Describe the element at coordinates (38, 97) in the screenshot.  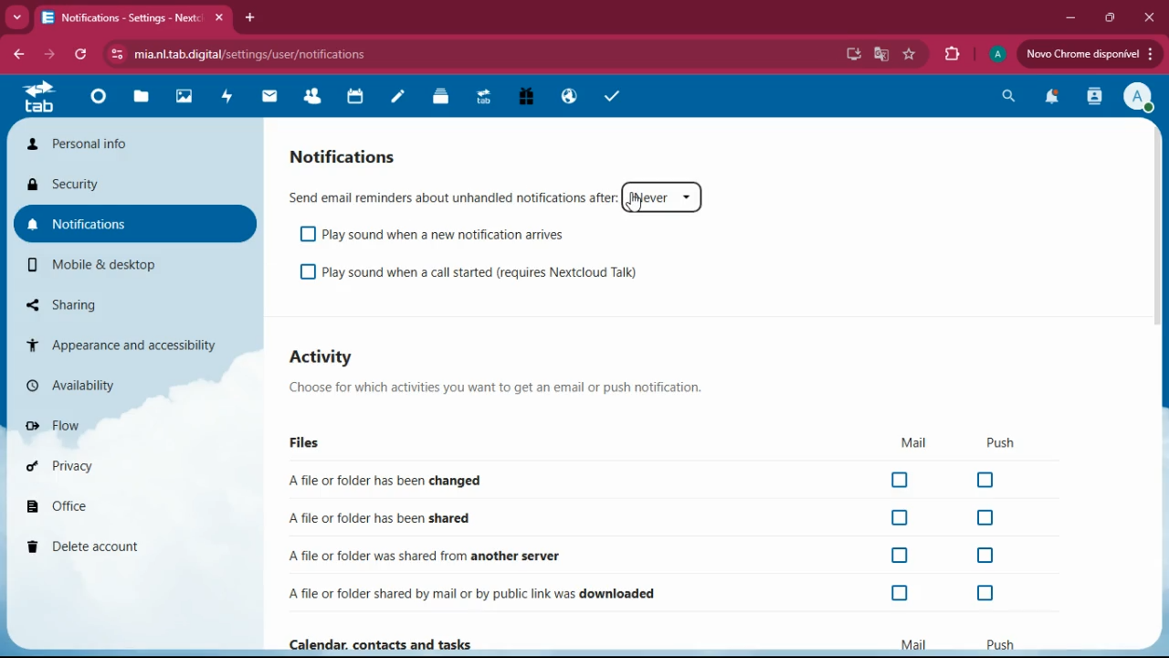
I see `tab` at that location.